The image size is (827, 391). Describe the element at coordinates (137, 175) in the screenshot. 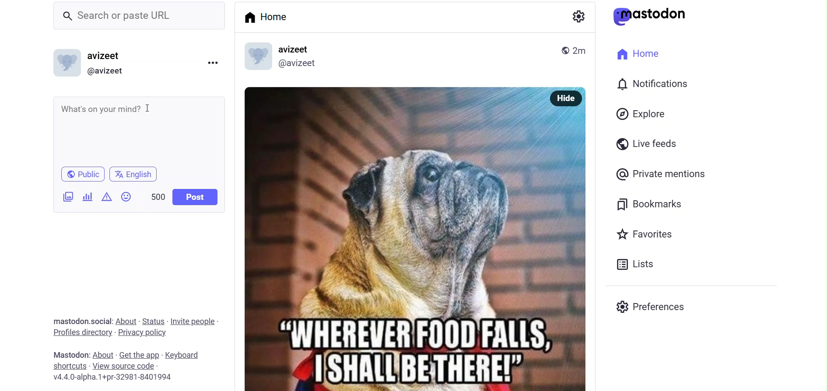

I see `english` at that location.